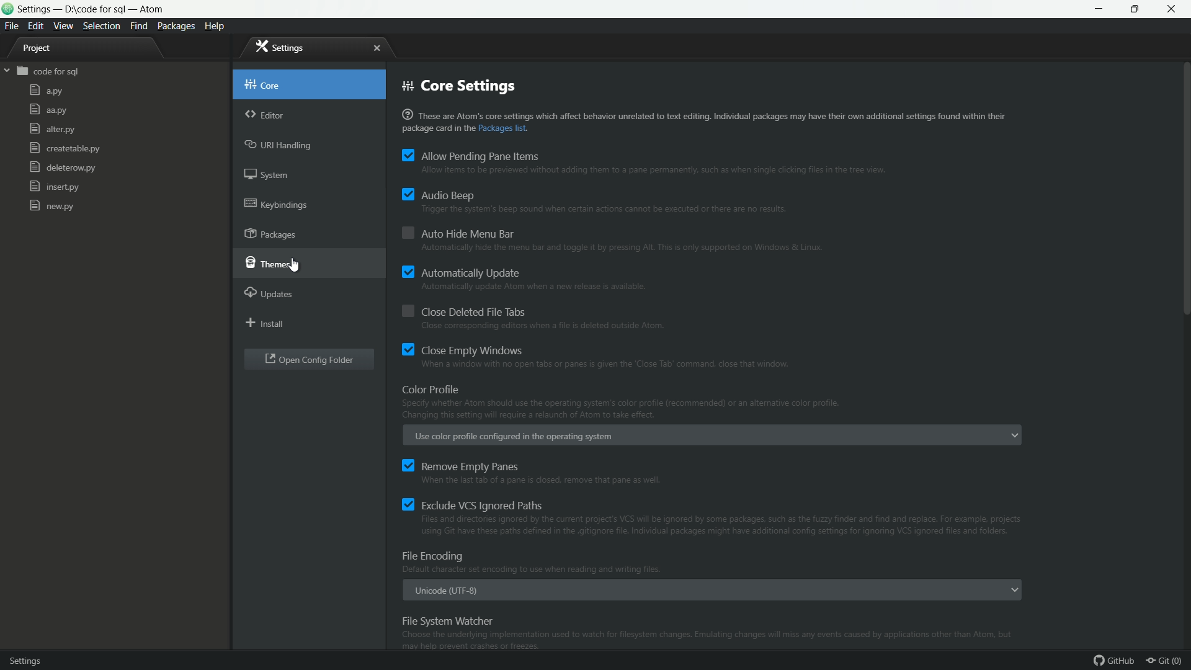 The height and width of the screenshot is (670, 1191). Describe the element at coordinates (718, 527) in the screenshot. I see `files and directories ignored by the current projects a vcs will be ignored by some packages, such as the fuzzy finder and find and replace. for example , projects using git have paths defined in the .gitignore file .individual packages might have additional config settings for ignoring vcs ignored files and folders.` at that location.